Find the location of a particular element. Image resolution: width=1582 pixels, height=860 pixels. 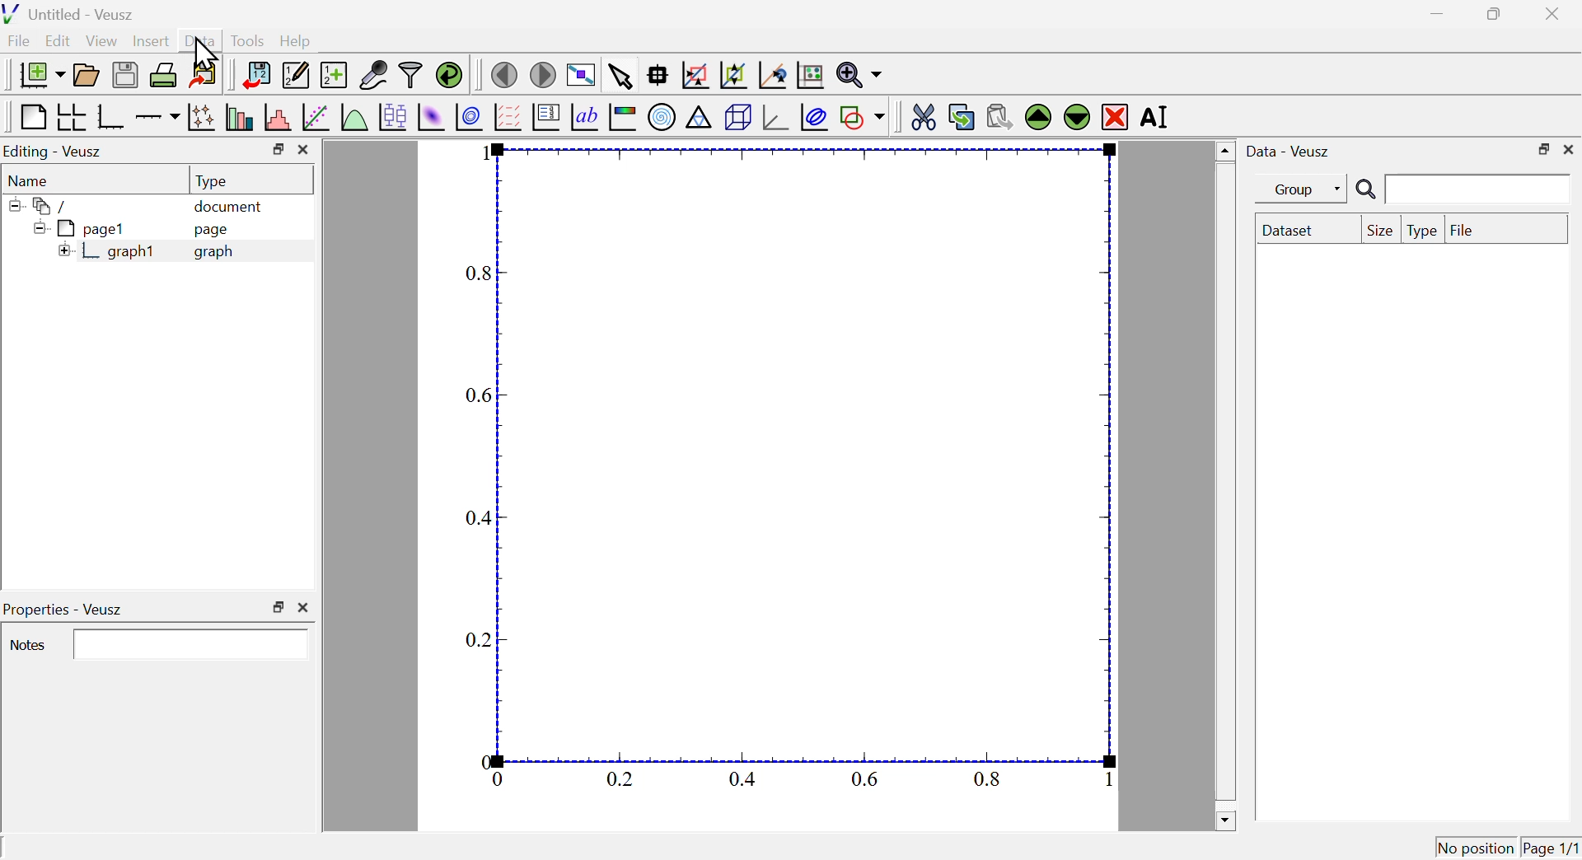

group is located at coordinates (1293, 189).